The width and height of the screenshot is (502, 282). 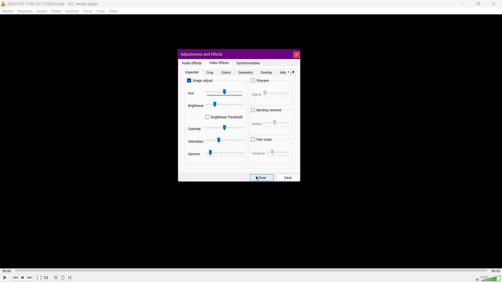 What do you see at coordinates (487, 278) in the screenshot?
I see `Volume 100%` at bounding box center [487, 278].